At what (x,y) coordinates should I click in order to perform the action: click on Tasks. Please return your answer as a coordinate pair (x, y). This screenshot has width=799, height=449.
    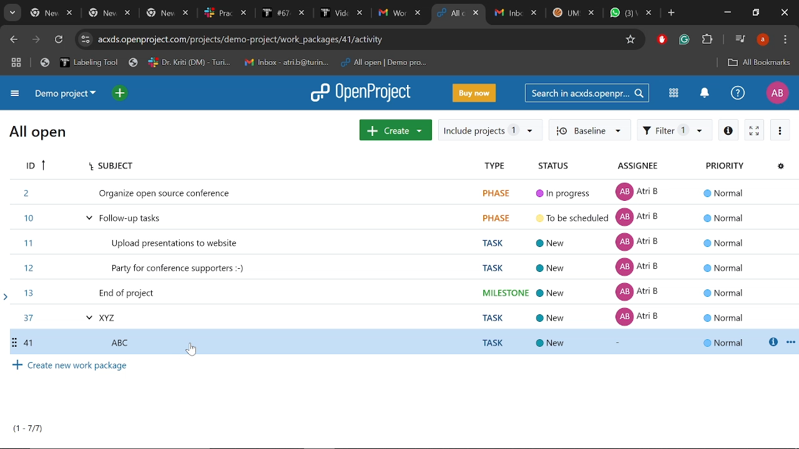
    Looking at the image, I should click on (401, 254).